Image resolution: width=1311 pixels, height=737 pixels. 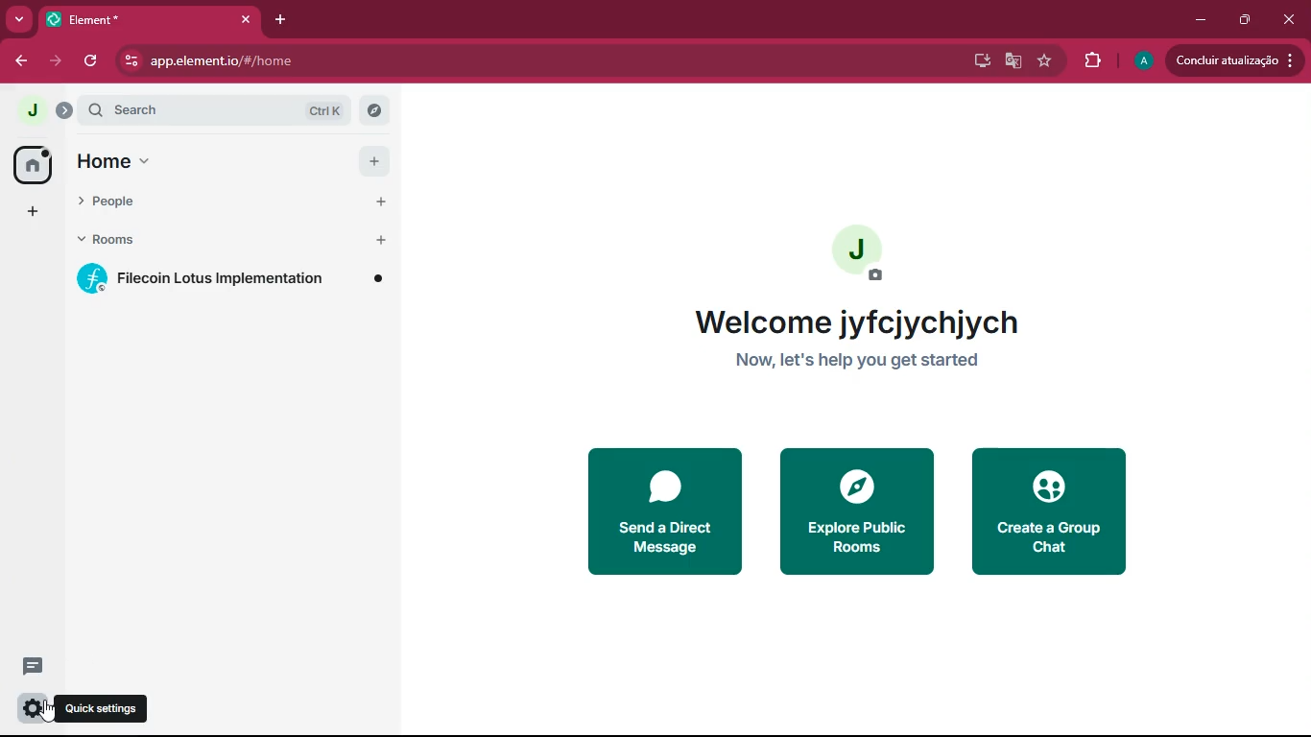 What do you see at coordinates (90, 62) in the screenshot?
I see `refresh` at bounding box center [90, 62].